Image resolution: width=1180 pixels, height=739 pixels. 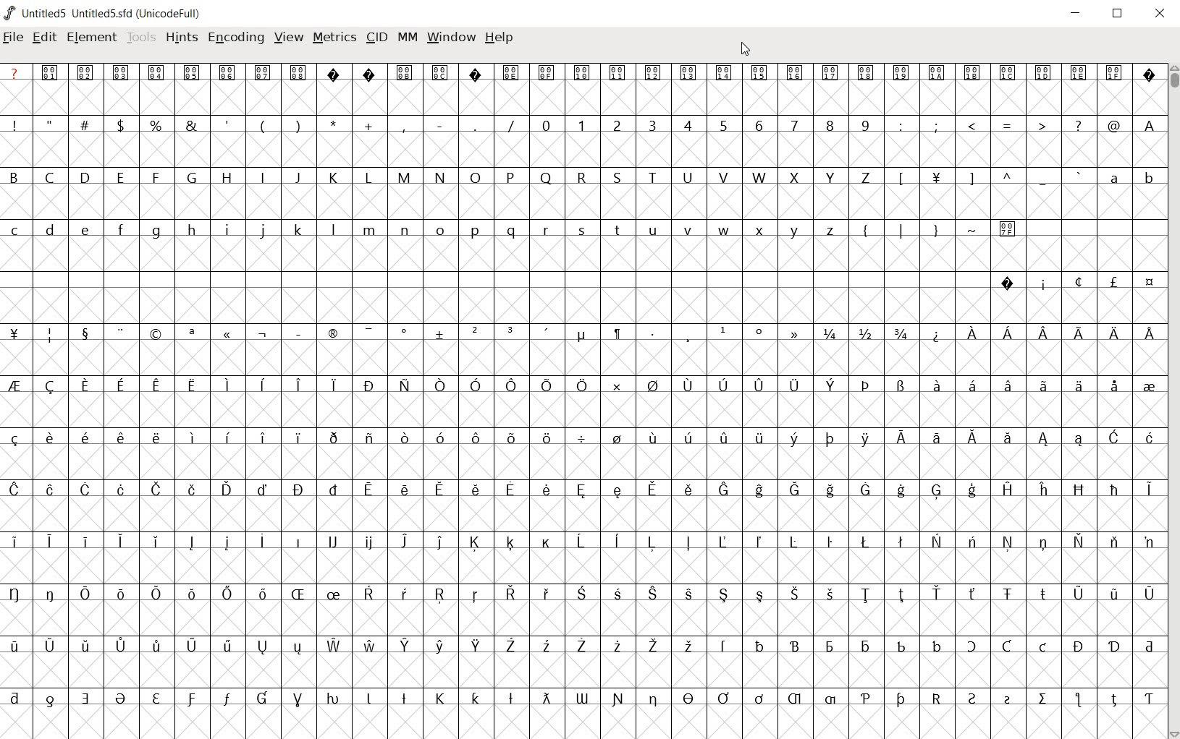 What do you see at coordinates (156, 231) in the screenshot?
I see `g` at bounding box center [156, 231].